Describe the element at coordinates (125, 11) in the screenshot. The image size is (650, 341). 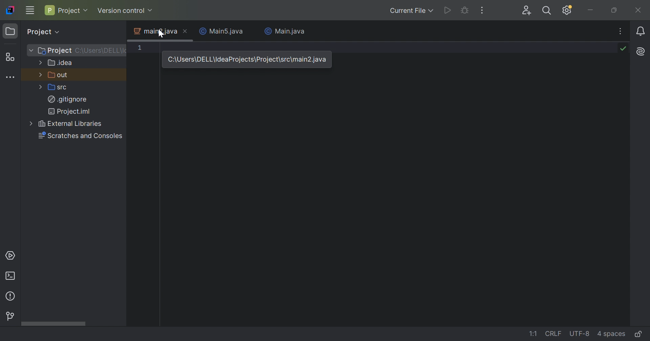
I see `Version control` at that location.